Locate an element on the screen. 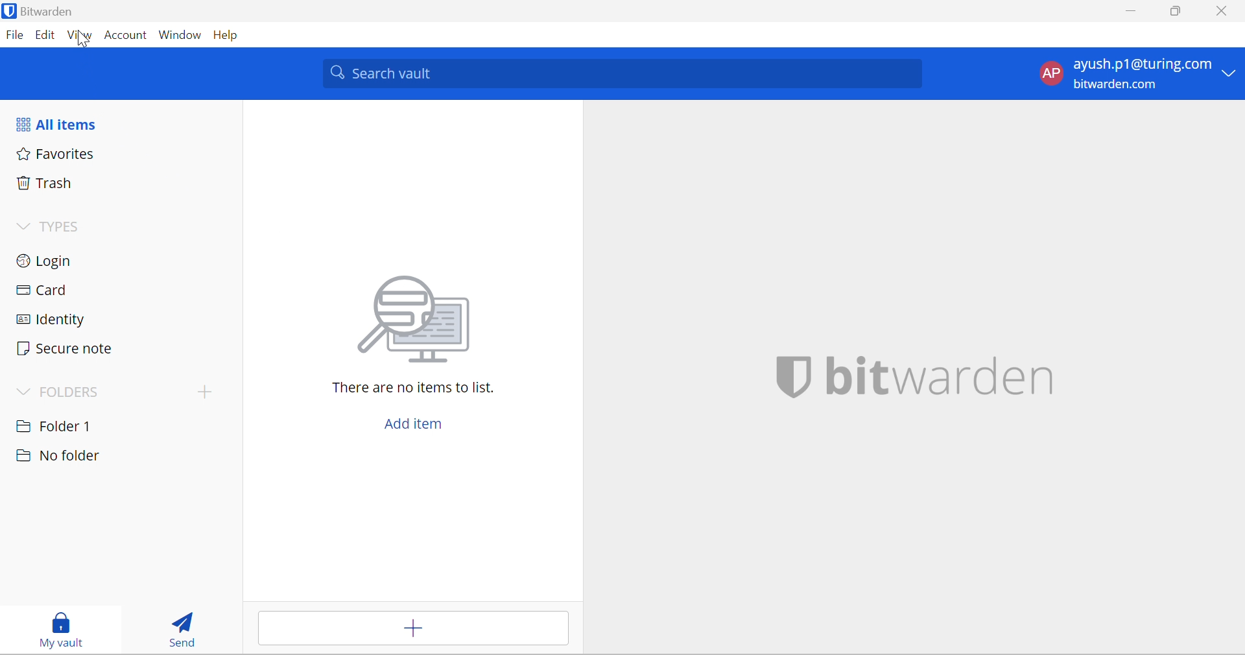  cursor is located at coordinates (80, 45).